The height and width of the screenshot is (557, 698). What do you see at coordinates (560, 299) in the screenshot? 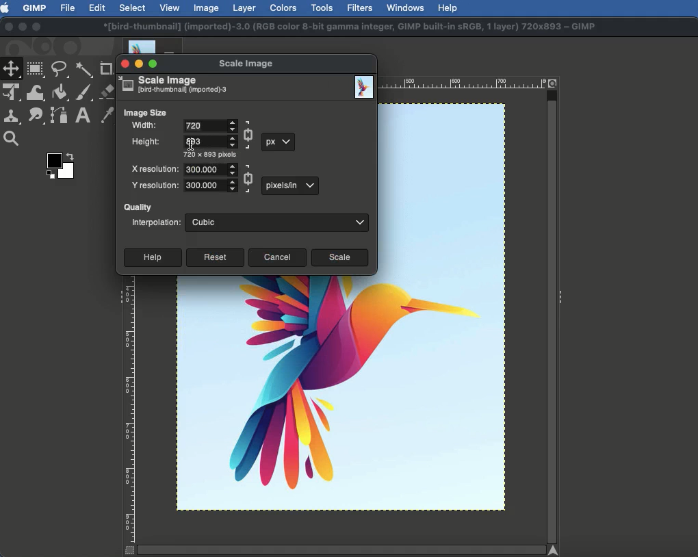
I see `Collapse` at bounding box center [560, 299].